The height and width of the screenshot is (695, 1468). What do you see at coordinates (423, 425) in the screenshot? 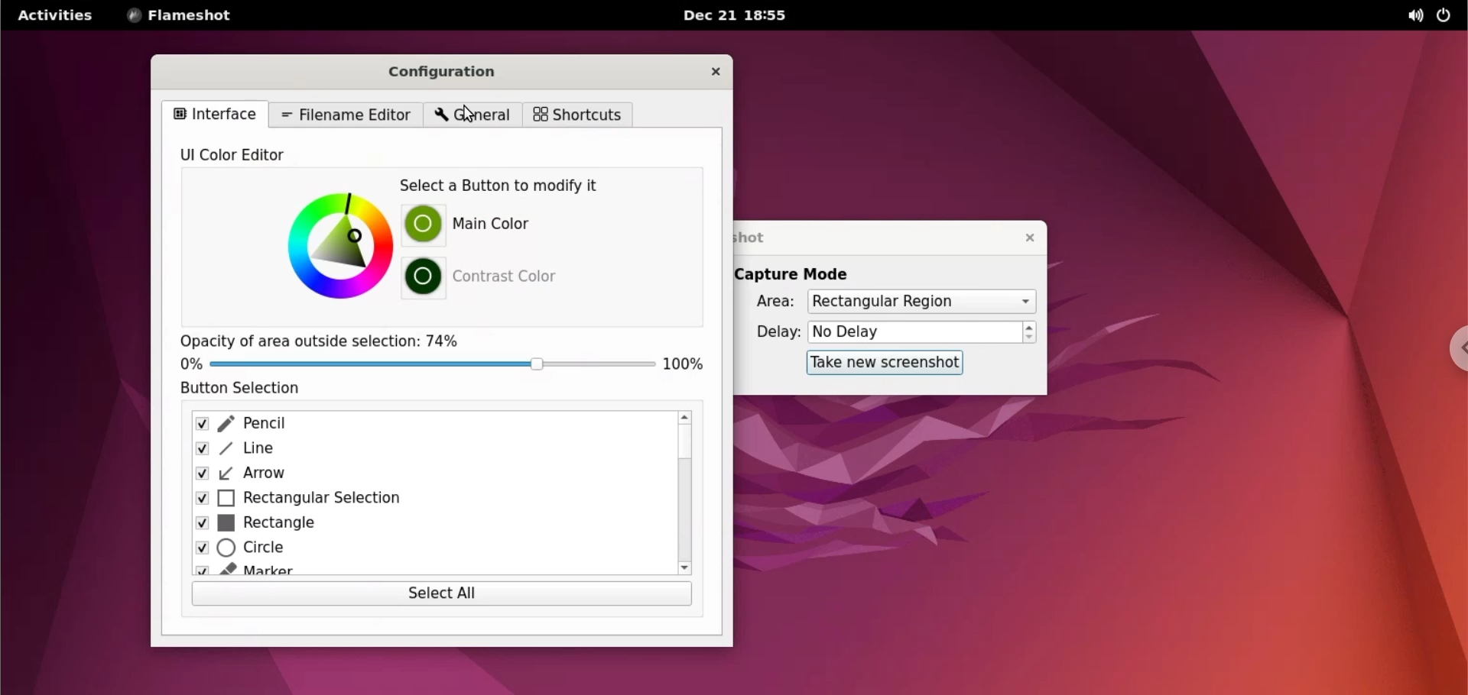
I see `pencil` at bounding box center [423, 425].